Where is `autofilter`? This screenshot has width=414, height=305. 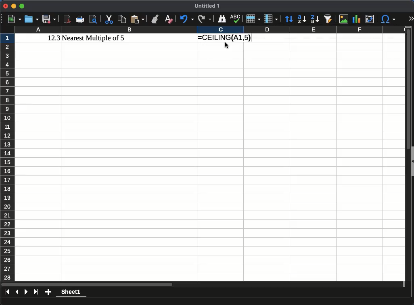 autofilter is located at coordinates (328, 19).